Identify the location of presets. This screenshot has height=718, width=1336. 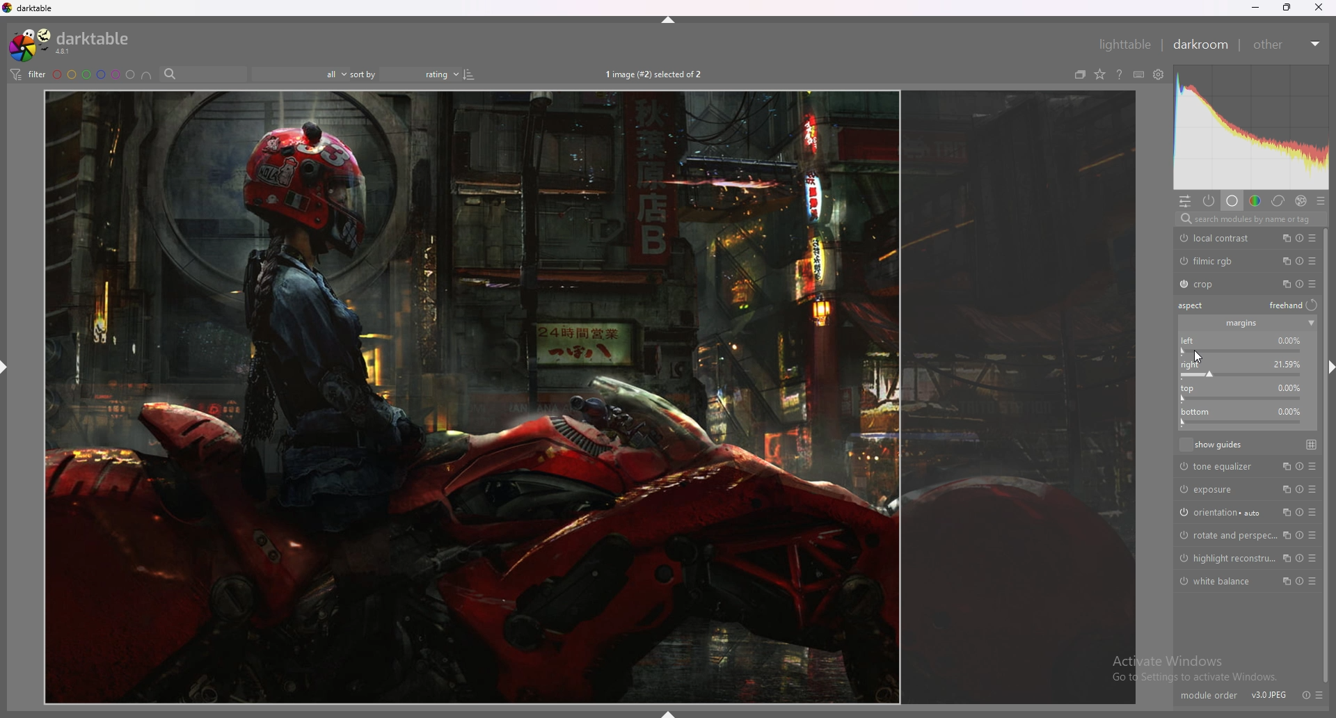
(1314, 558).